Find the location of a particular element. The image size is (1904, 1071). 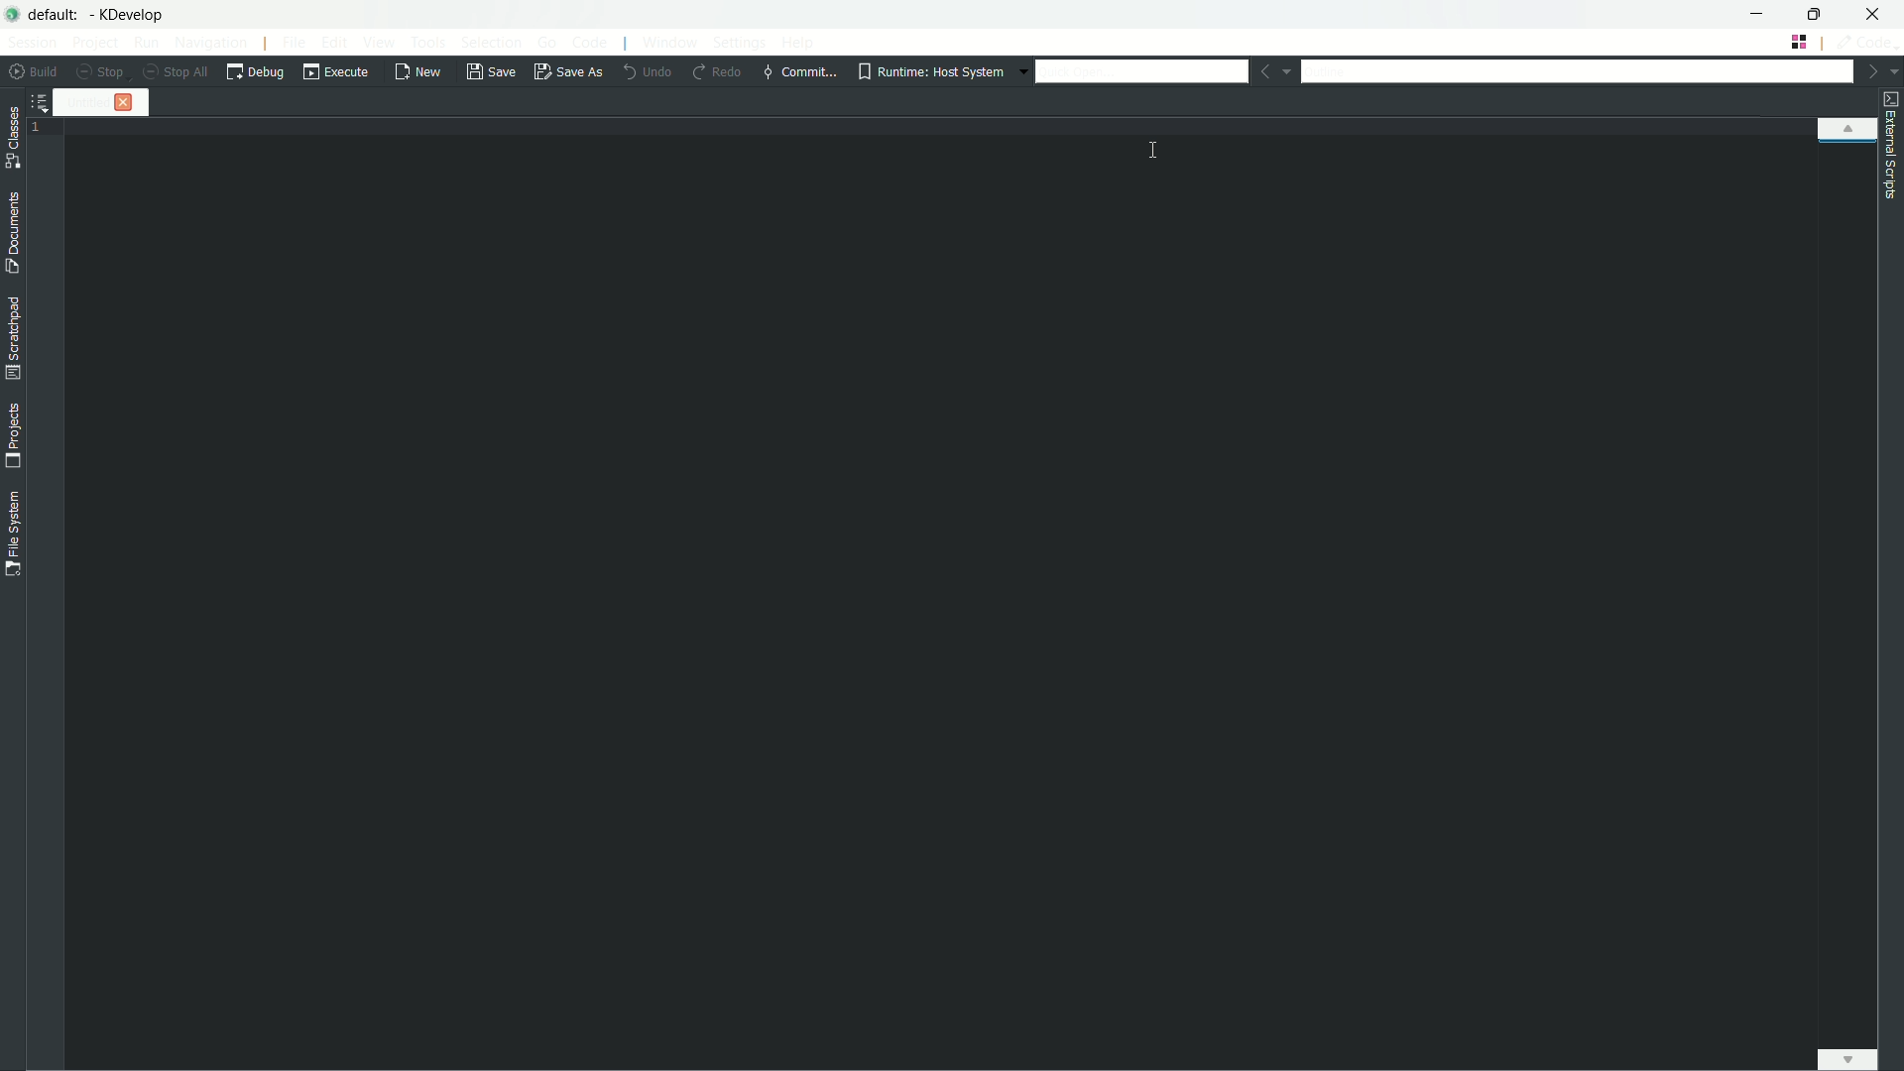

edit is located at coordinates (334, 44).